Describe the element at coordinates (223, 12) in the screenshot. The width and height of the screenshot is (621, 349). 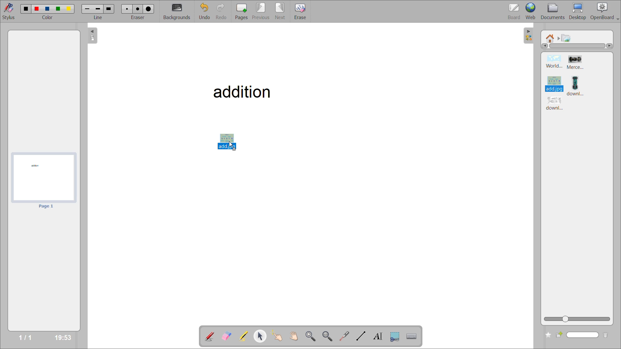
I see `redo` at that location.